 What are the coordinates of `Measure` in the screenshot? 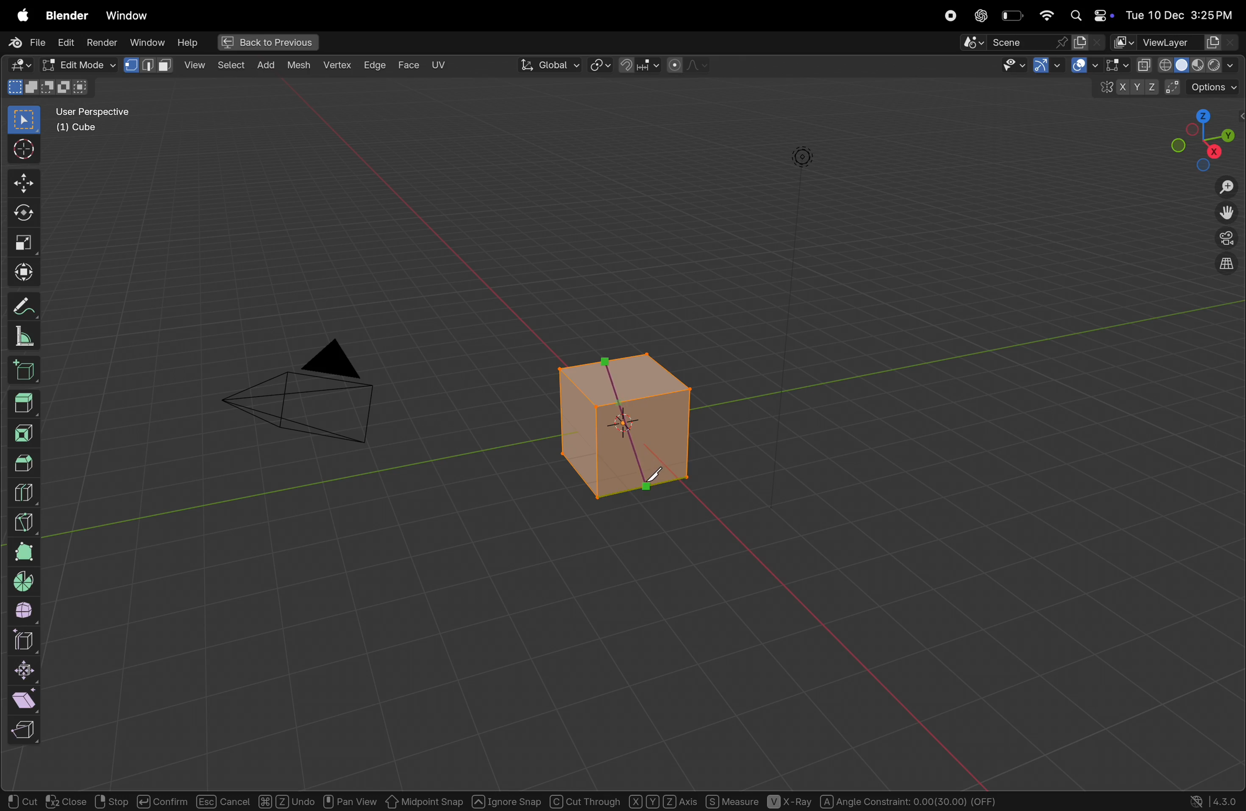 It's located at (731, 801).